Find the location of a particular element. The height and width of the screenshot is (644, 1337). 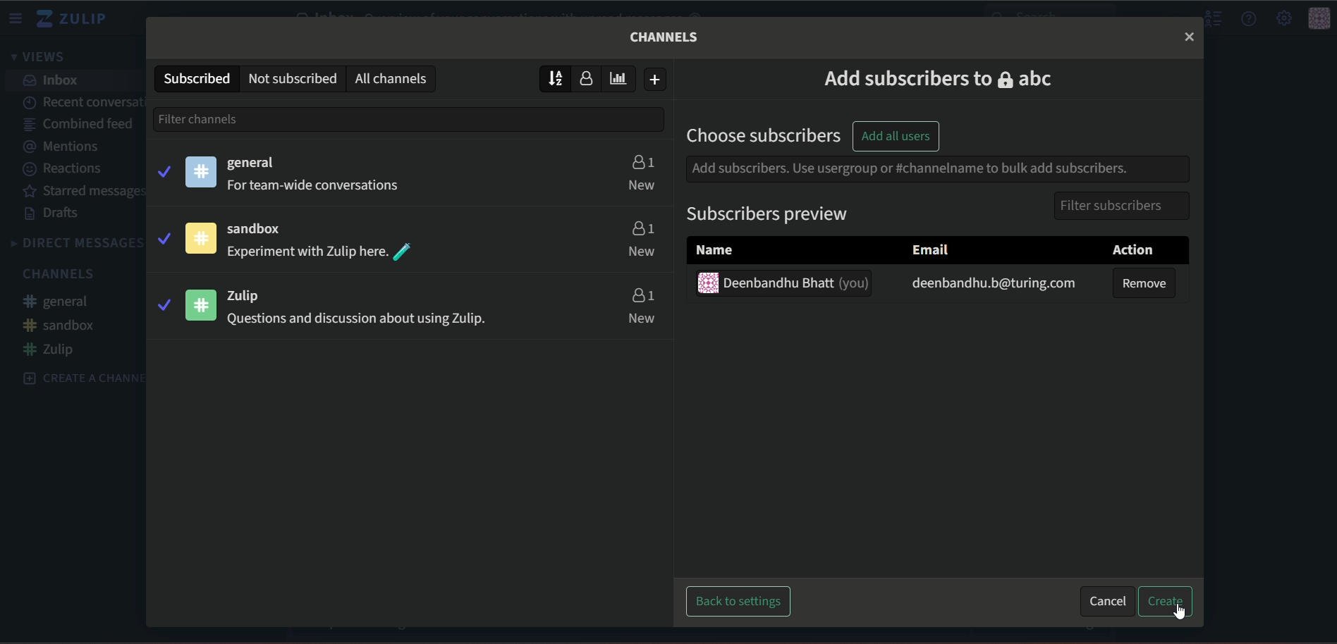

icon is located at coordinates (1319, 19).